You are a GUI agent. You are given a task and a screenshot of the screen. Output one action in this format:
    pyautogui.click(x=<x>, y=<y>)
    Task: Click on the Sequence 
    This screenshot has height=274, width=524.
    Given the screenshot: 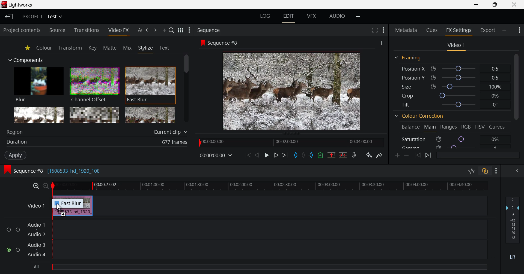 What is the action you would take?
    pyautogui.click(x=210, y=30)
    